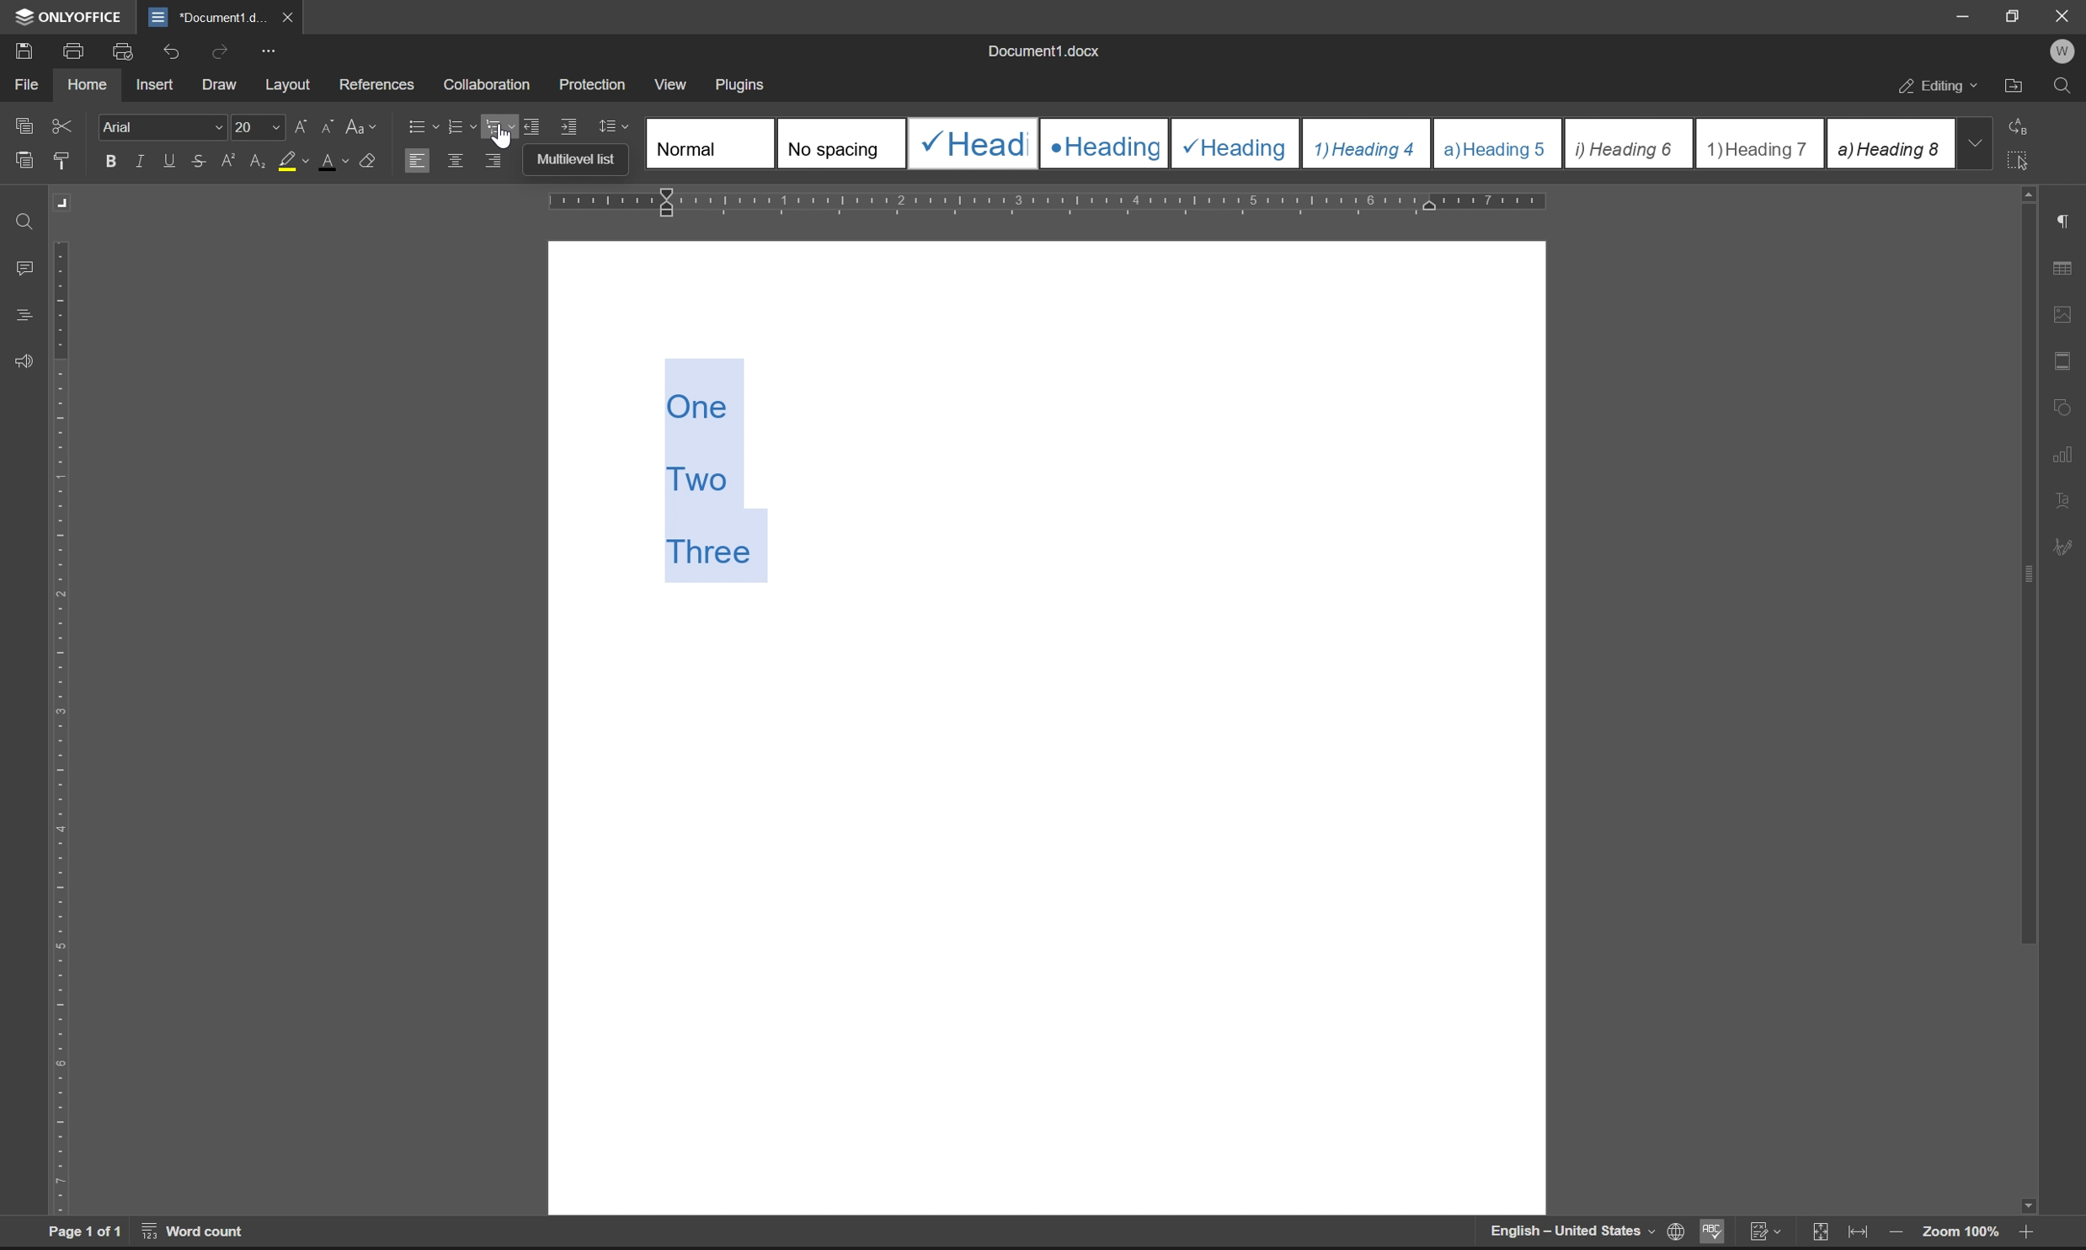 This screenshot has width=2086, height=1250. Describe the element at coordinates (1042, 51) in the screenshot. I see `document1.docx` at that location.